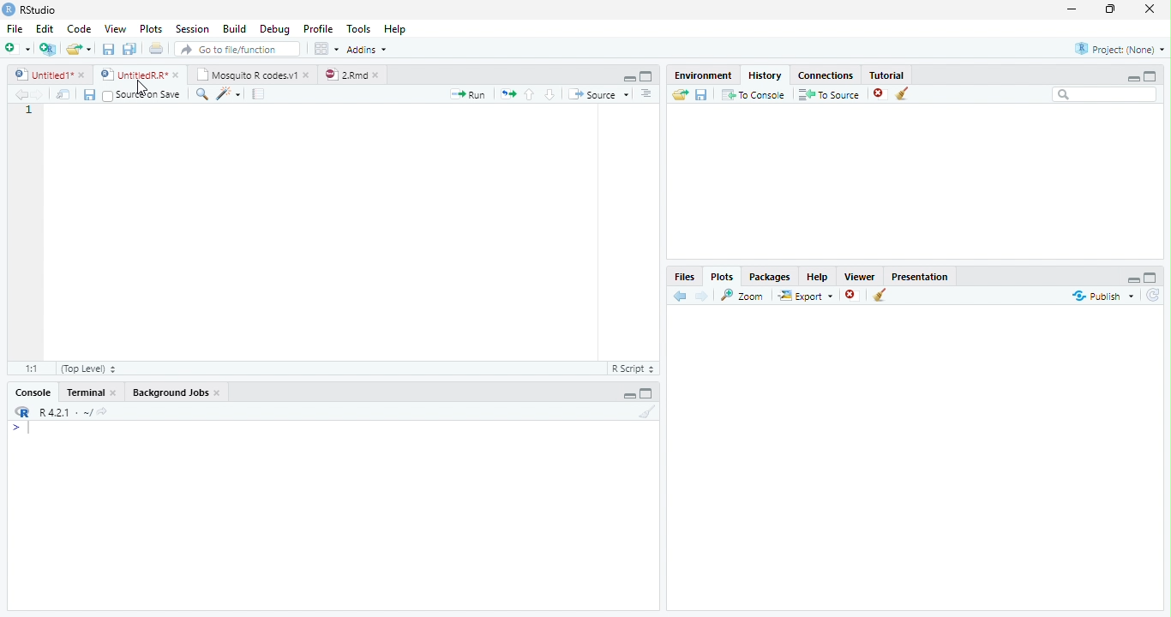  I want to click on Previous Slot, so click(681, 297).